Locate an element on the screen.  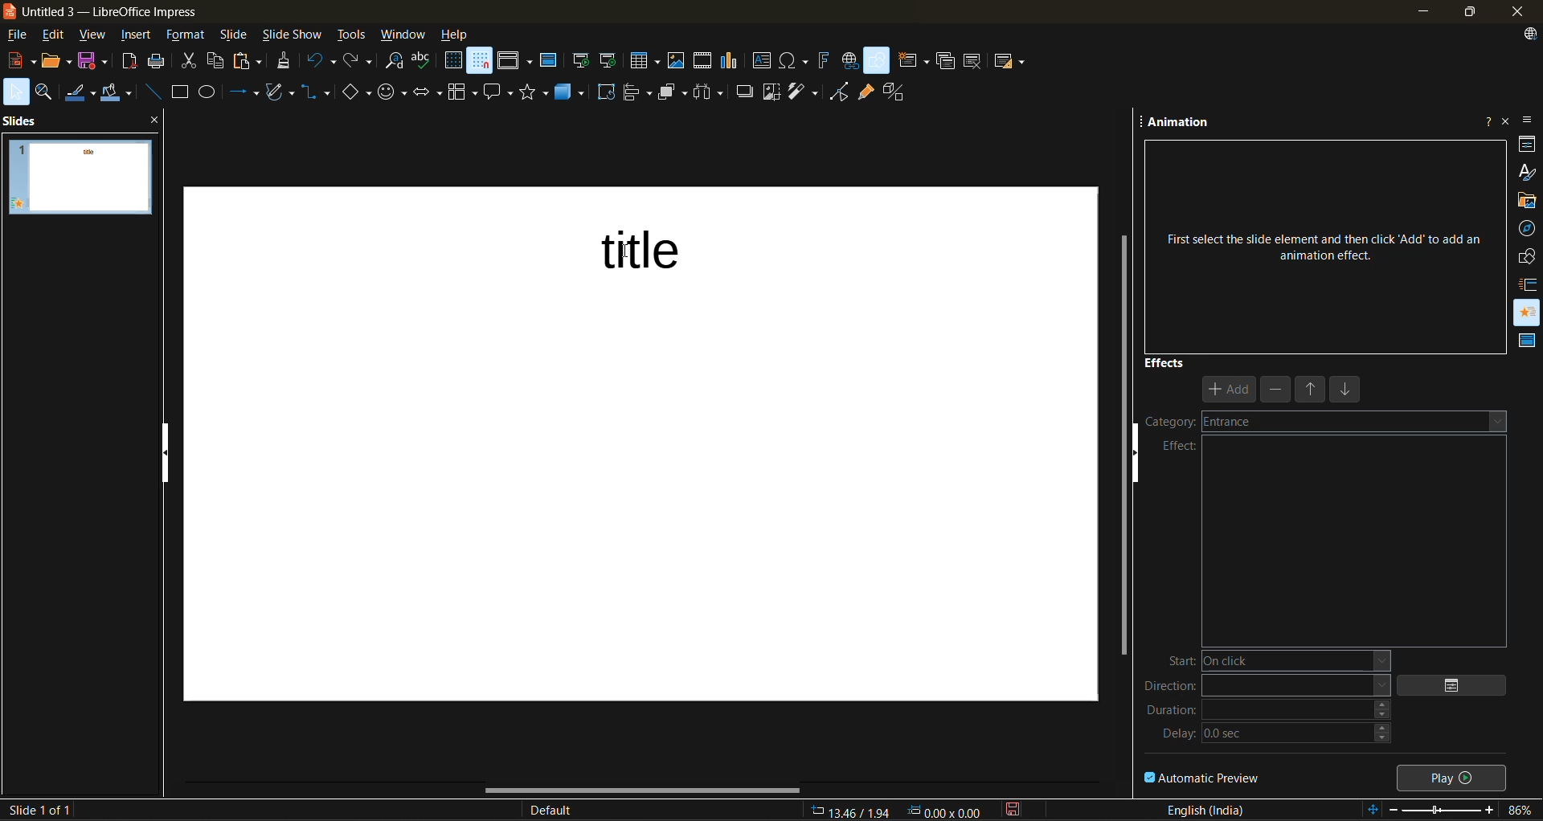
basic shapes is located at coordinates (357, 95).